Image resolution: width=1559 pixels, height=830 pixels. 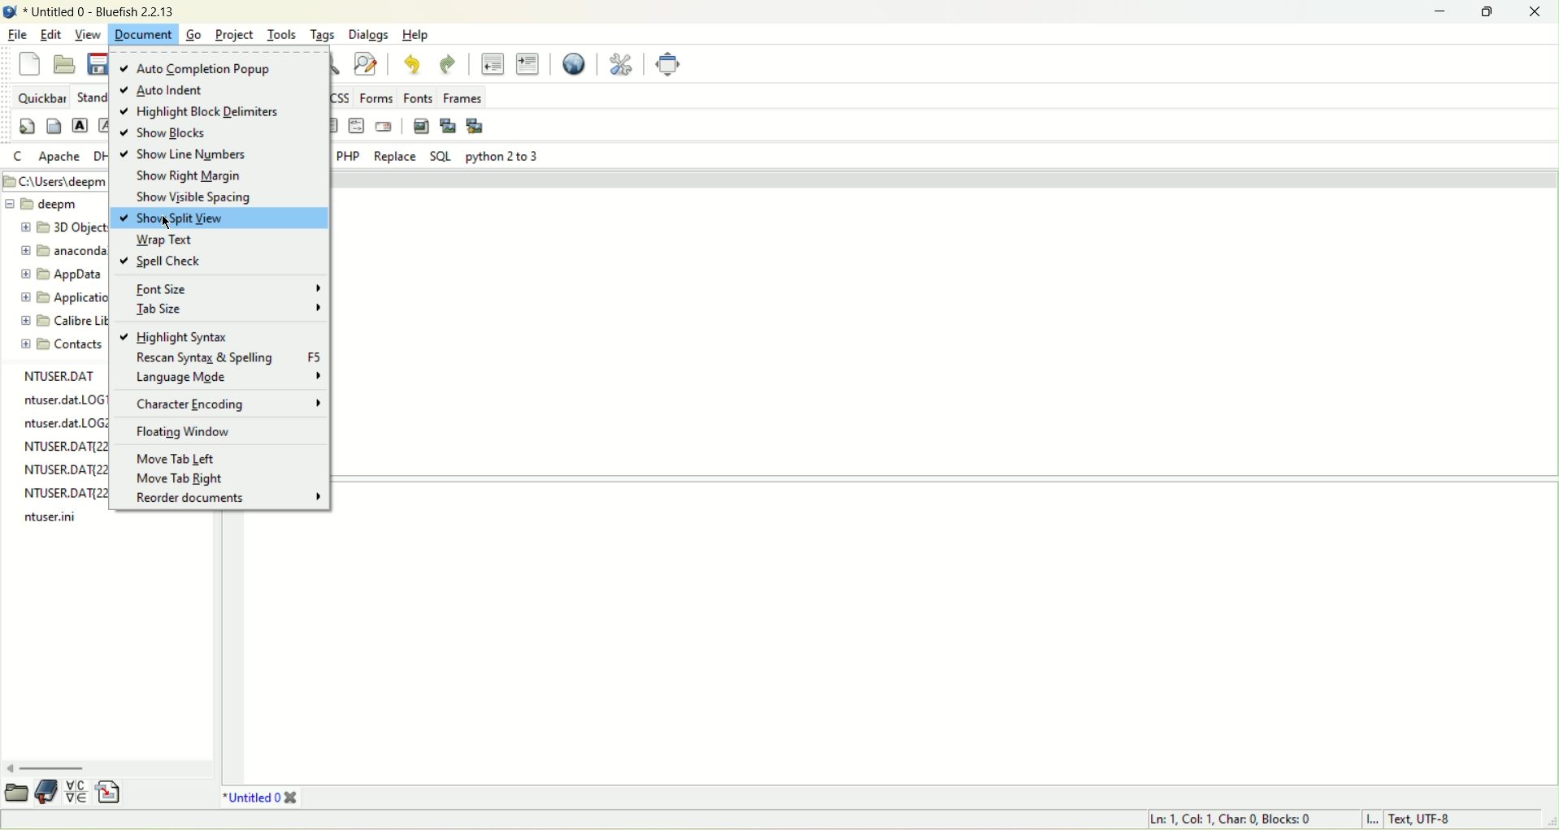 What do you see at coordinates (61, 157) in the screenshot?
I see `apache` at bounding box center [61, 157].